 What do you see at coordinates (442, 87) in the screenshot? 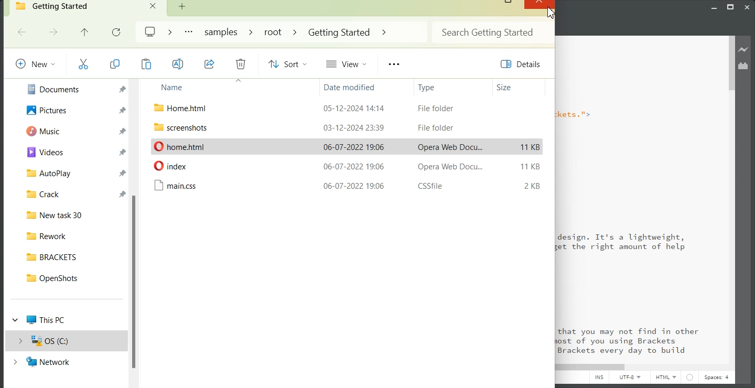
I see `Type` at bounding box center [442, 87].